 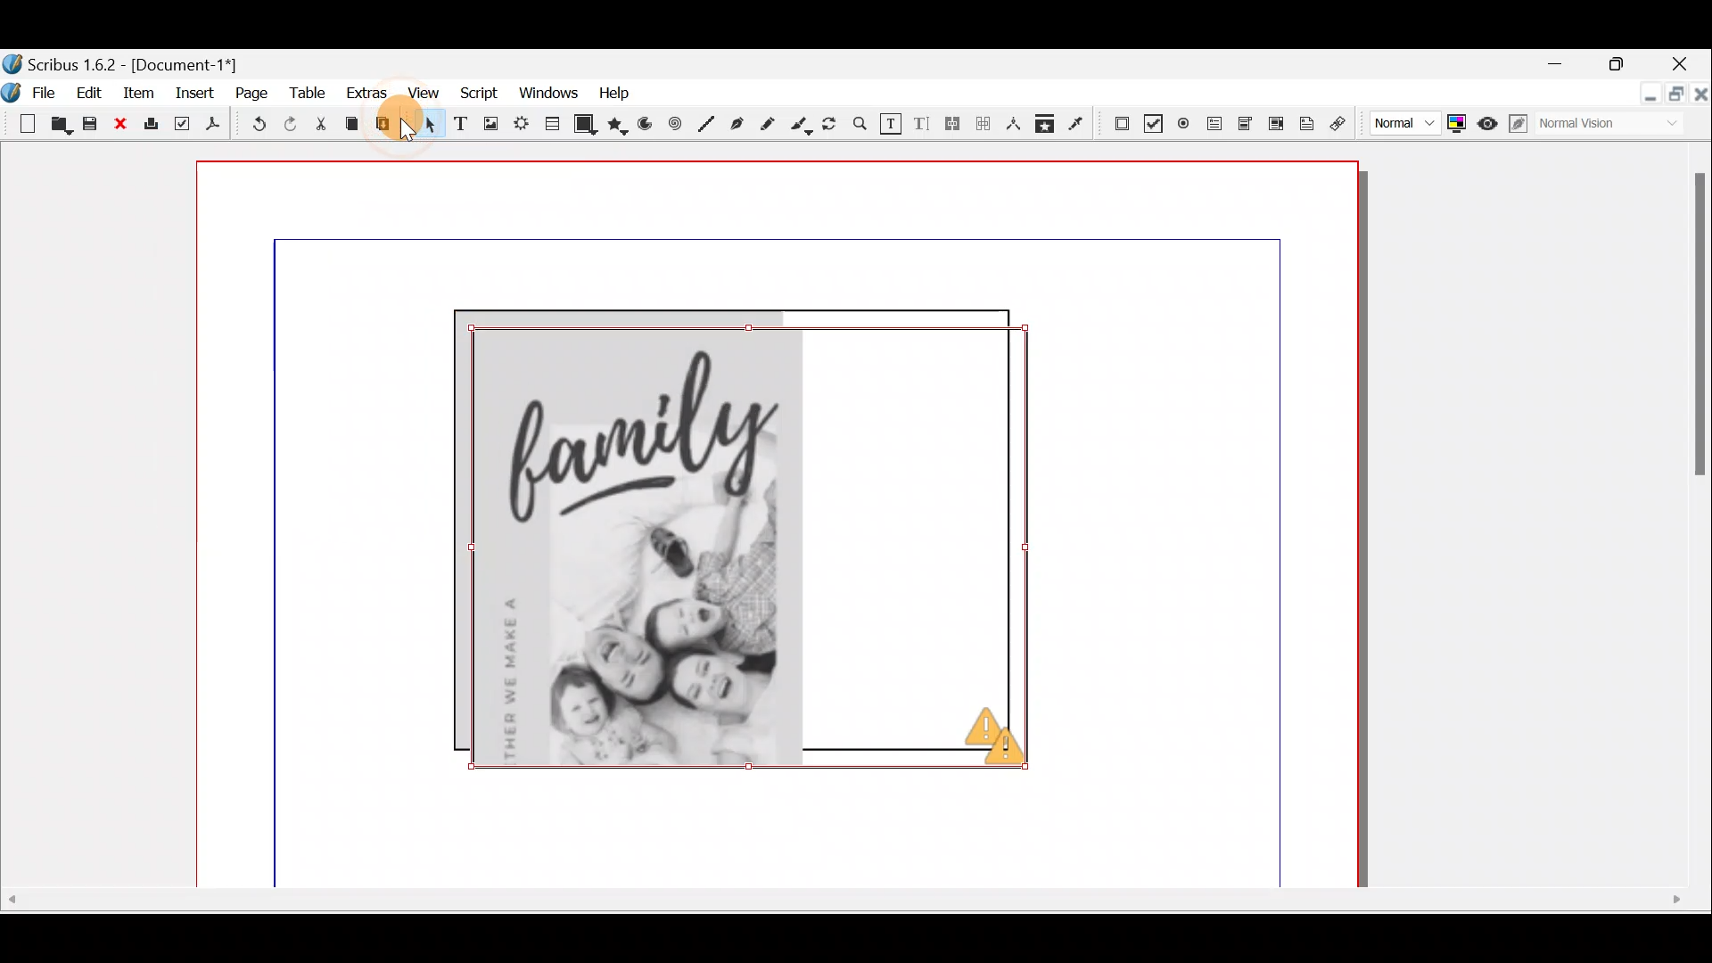 I want to click on Insert, so click(x=197, y=96).